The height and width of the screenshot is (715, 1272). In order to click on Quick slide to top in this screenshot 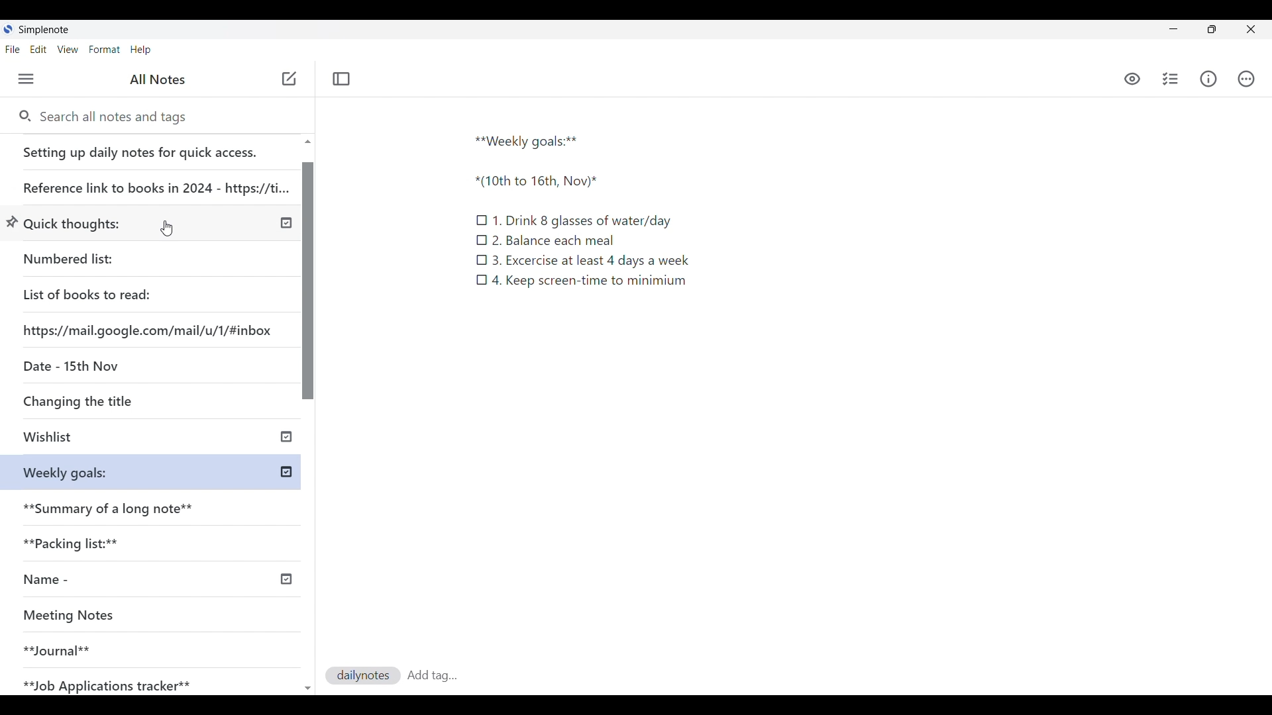, I will do `click(307, 142)`.